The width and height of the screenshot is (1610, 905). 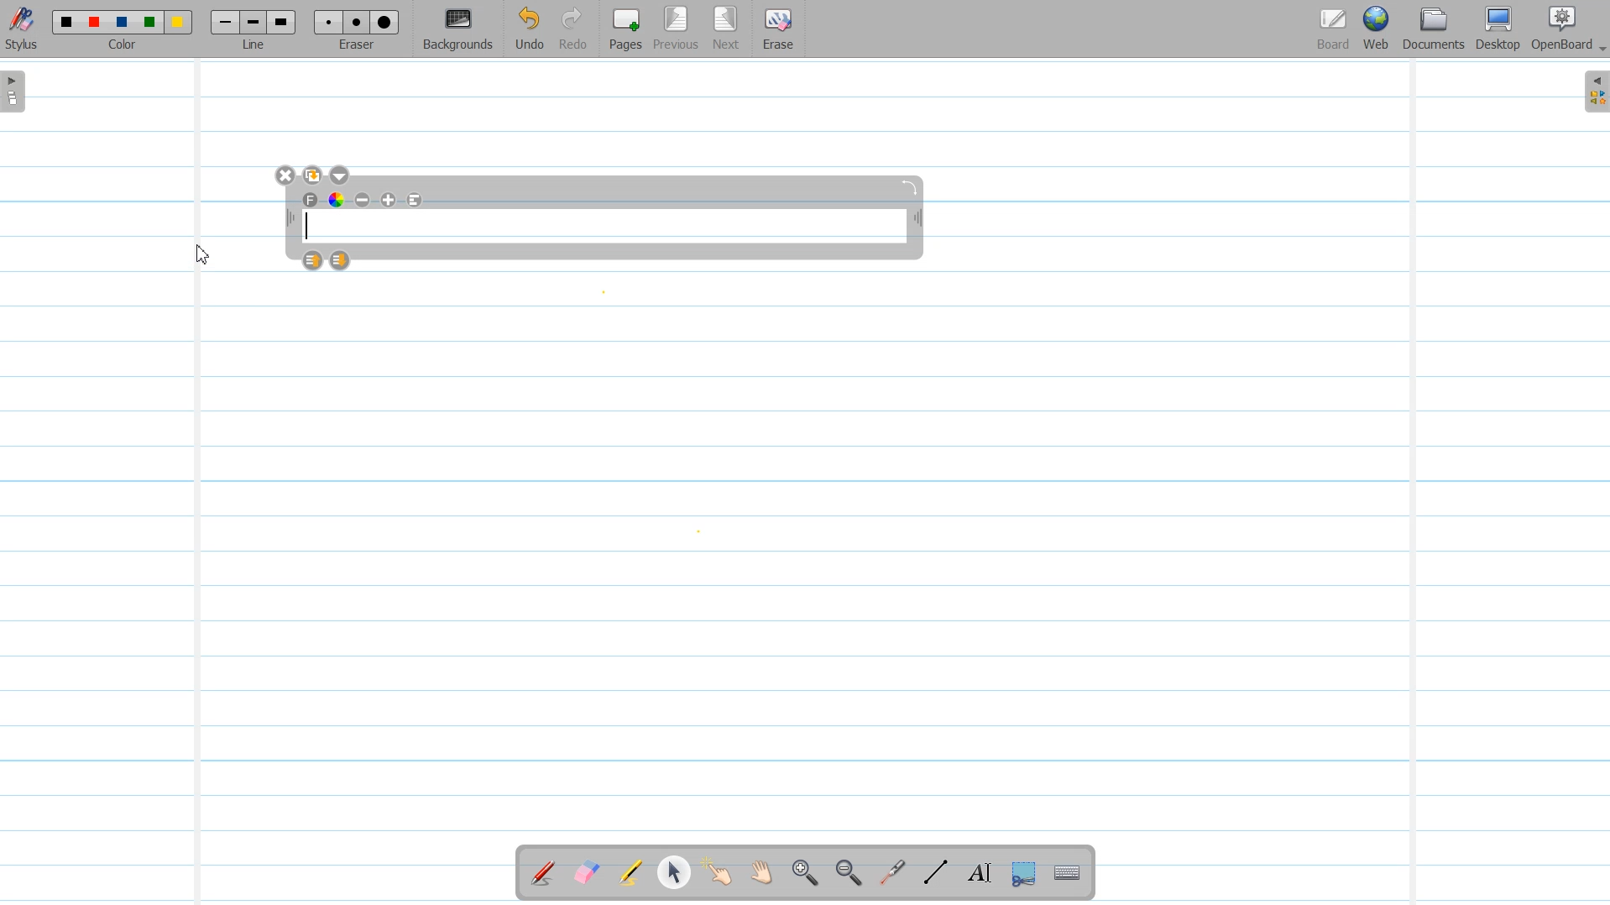 What do you see at coordinates (1498, 29) in the screenshot?
I see `Desktop` at bounding box center [1498, 29].